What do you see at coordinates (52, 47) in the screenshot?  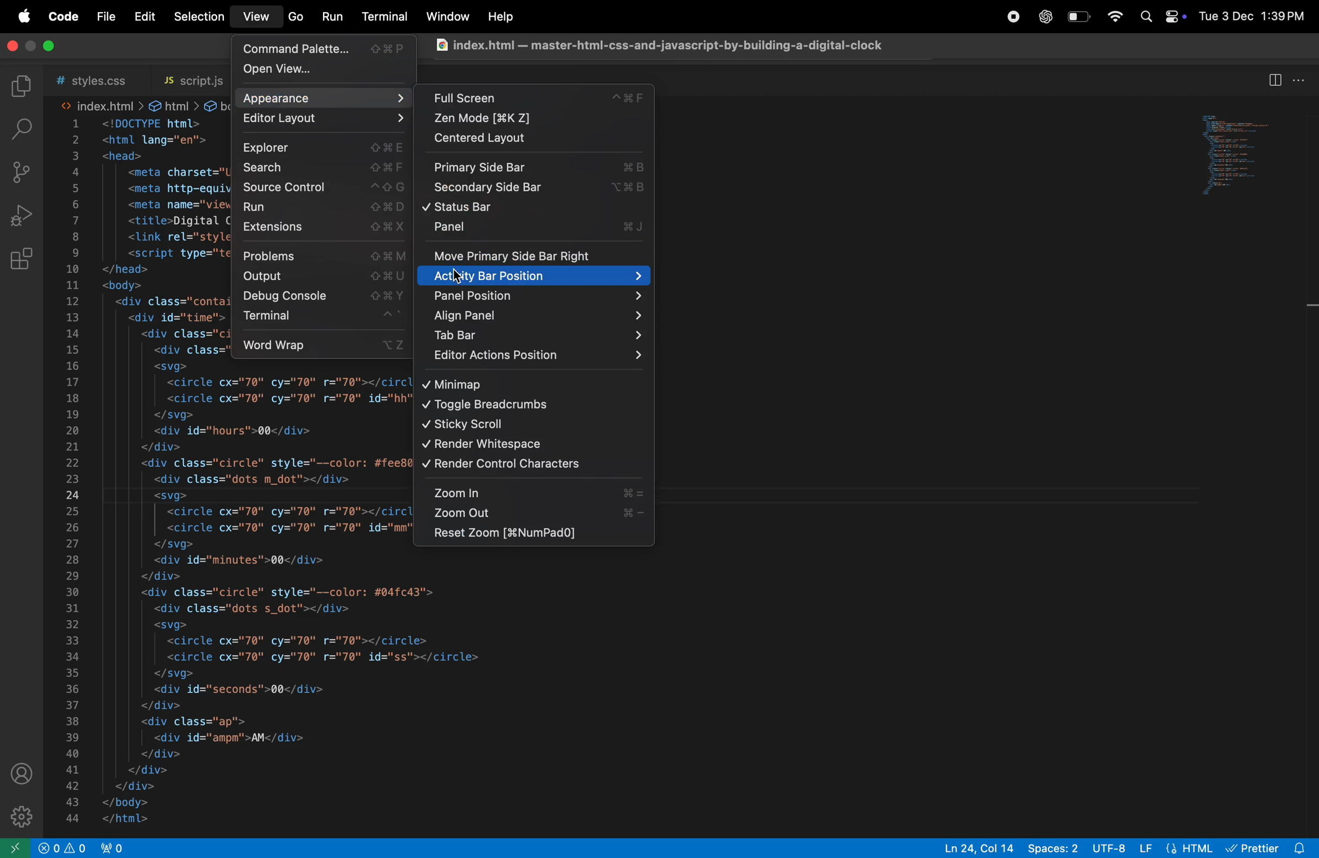 I see `maximize` at bounding box center [52, 47].